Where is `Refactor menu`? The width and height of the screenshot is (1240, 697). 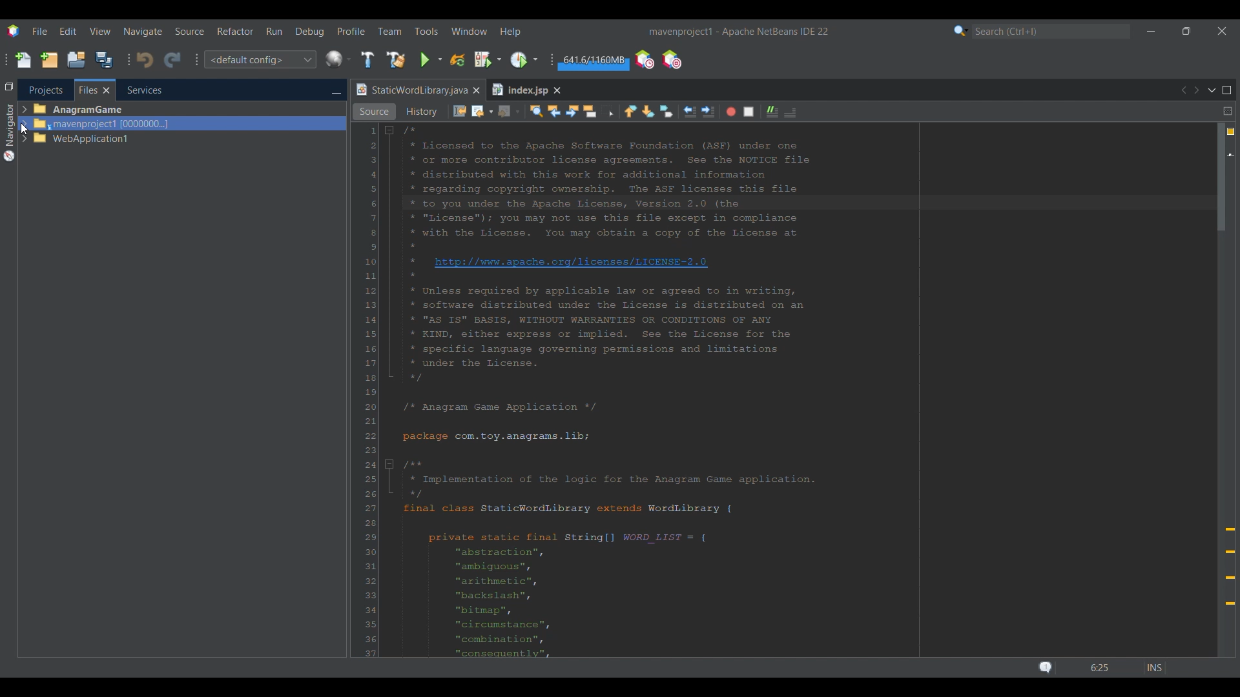 Refactor menu is located at coordinates (234, 31).